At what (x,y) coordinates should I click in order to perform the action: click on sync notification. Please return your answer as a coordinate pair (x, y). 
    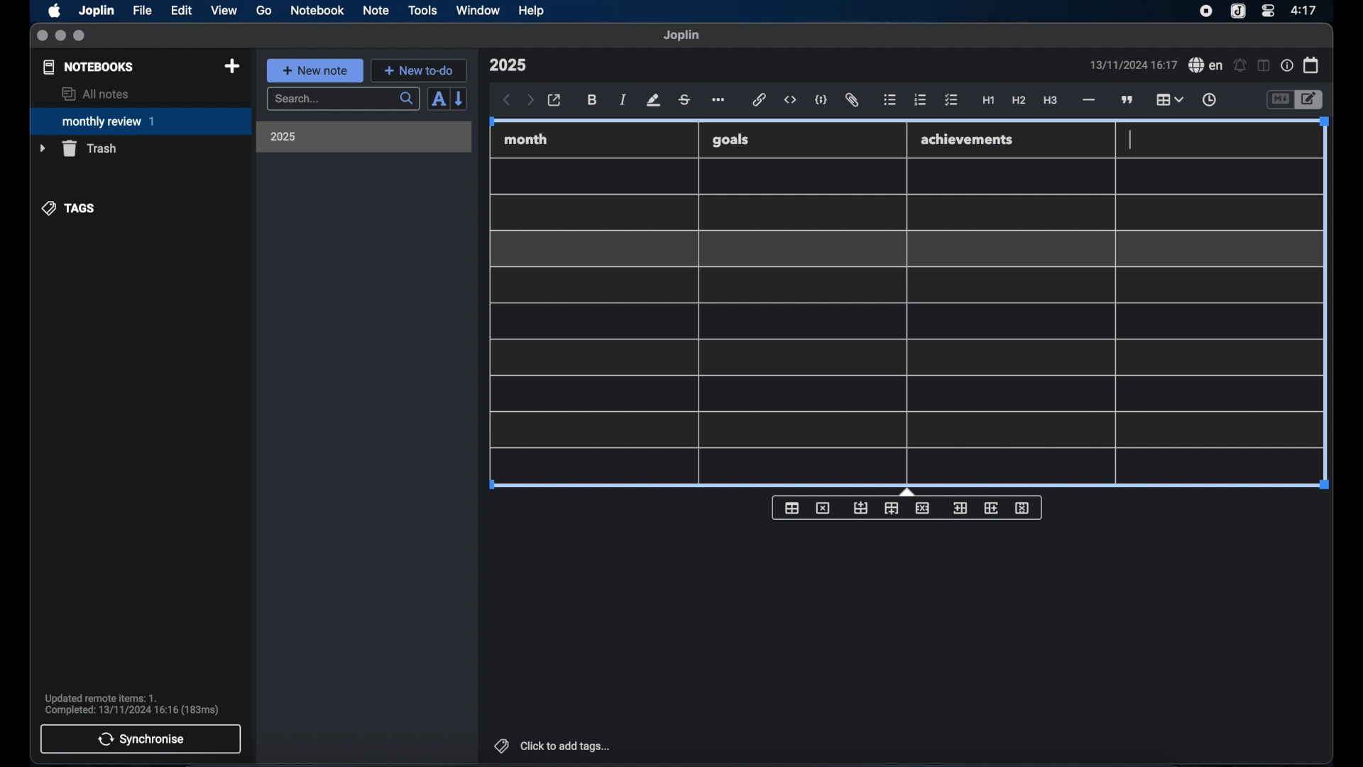
    Looking at the image, I should click on (132, 705).